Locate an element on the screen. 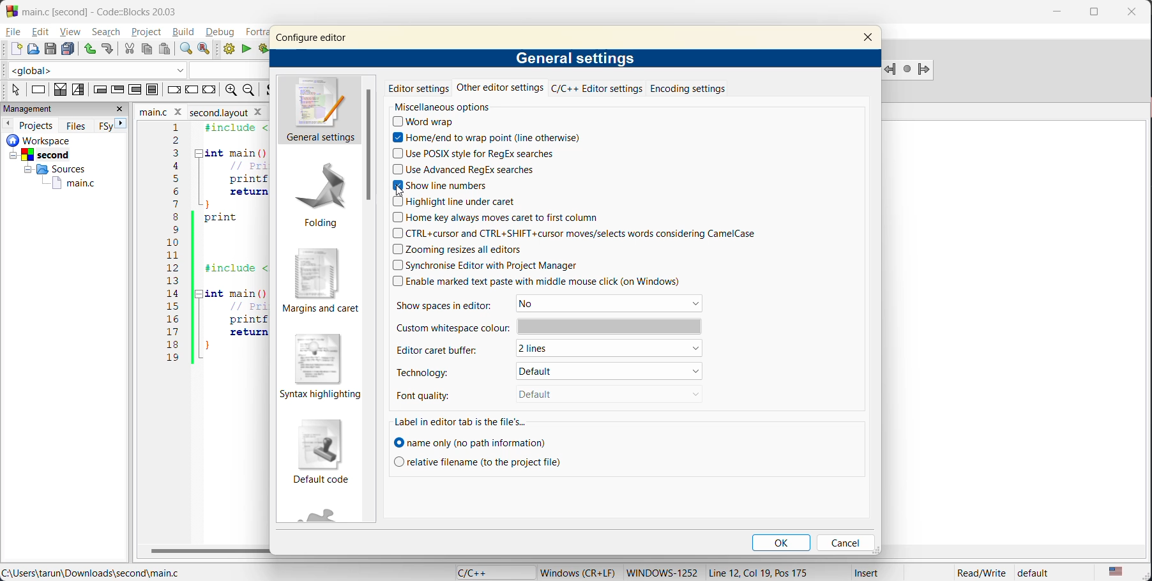  Sources is located at coordinates (56, 169).